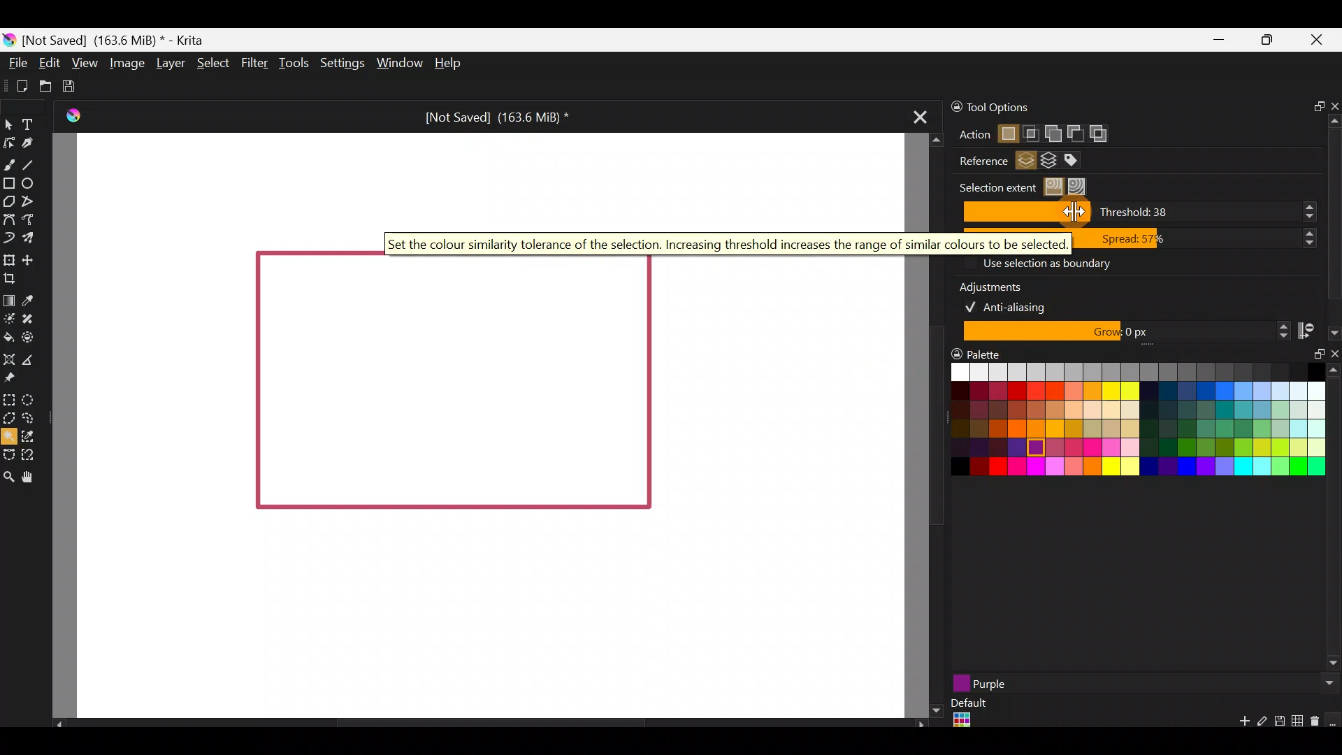  I want to click on Float docker, so click(1313, 104).